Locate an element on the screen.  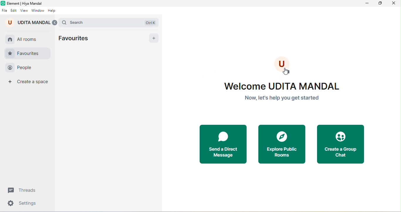
favourites is located at coordinates (27, 53).